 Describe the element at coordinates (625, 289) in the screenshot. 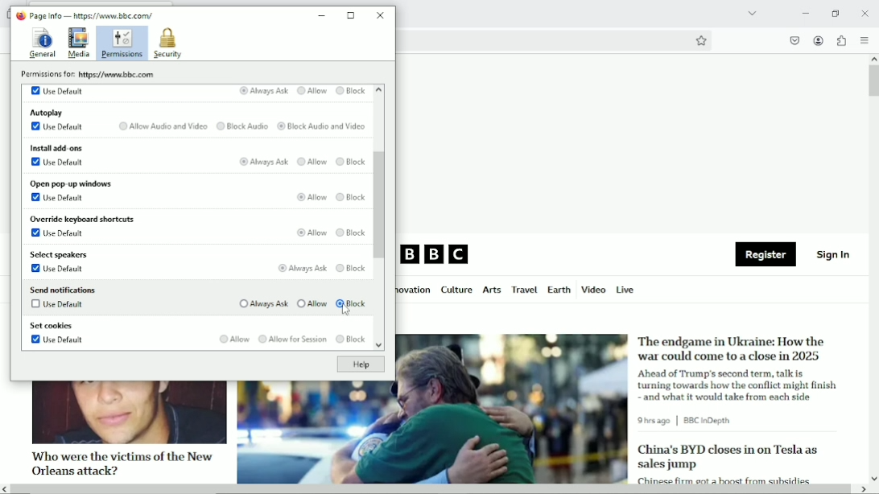

I see `Live` at that location.